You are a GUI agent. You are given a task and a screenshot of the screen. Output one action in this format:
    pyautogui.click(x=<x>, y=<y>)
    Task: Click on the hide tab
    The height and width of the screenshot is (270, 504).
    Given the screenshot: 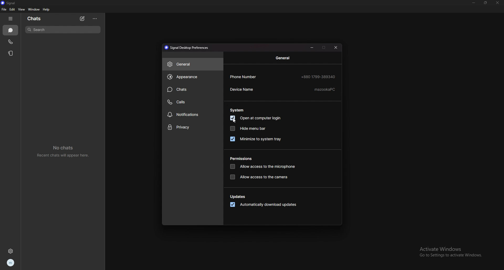 What is the action you would take?
    pyautogui.click(x=11, y=18)
    